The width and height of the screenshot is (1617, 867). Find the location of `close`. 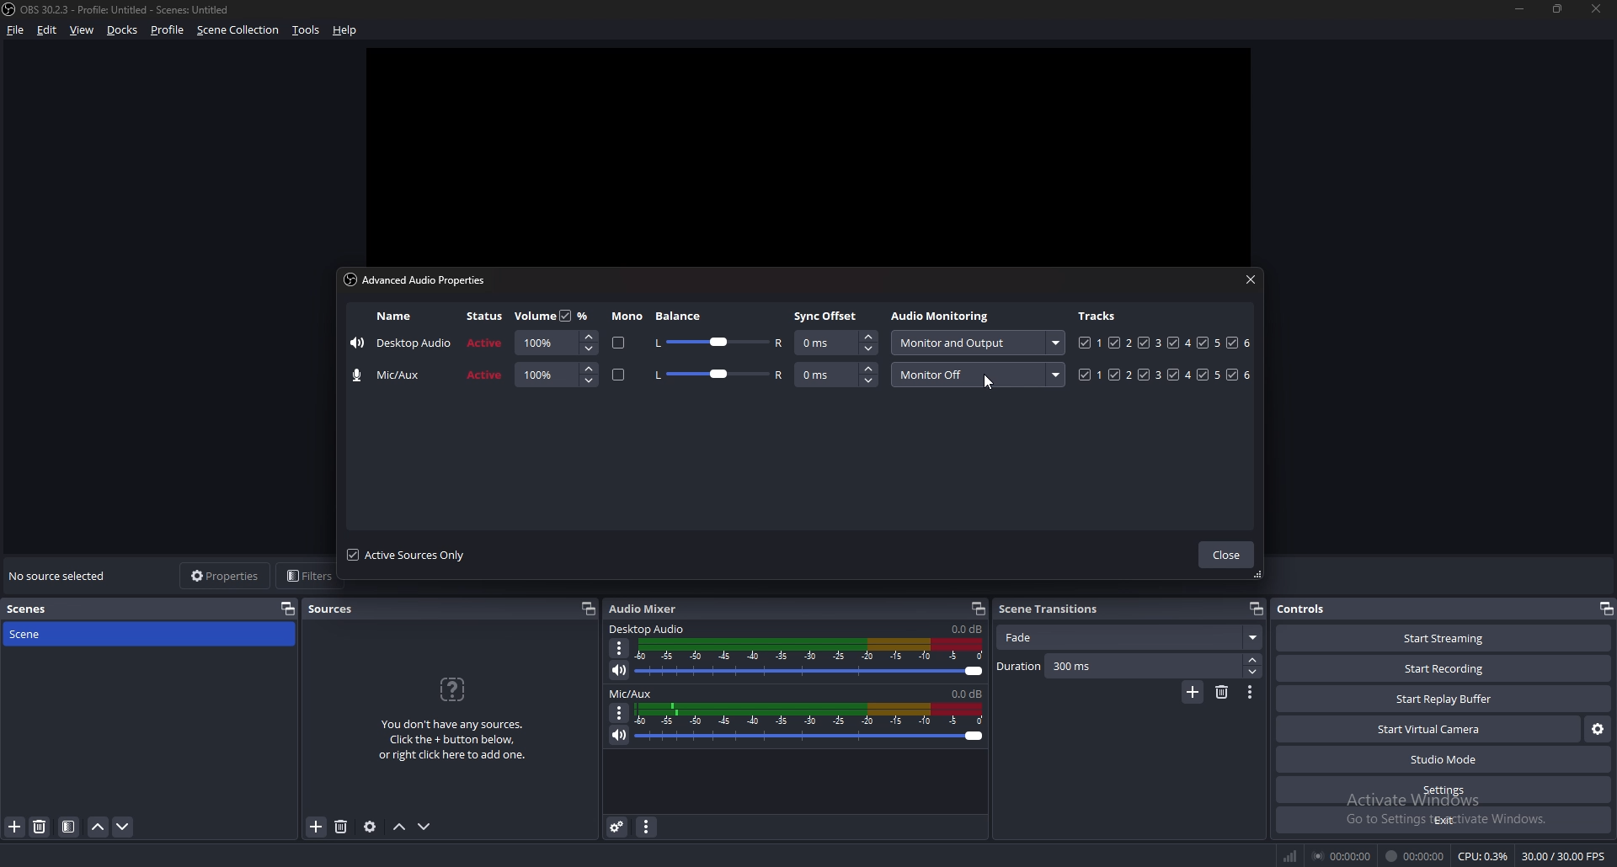

close is located at coordinates (1226, 555).